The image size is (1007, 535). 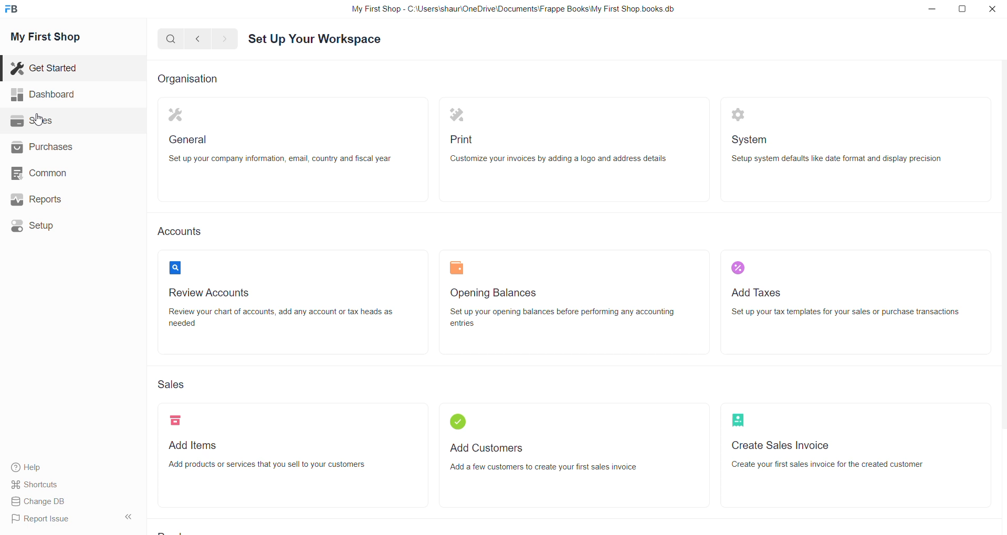 I want to click on Sales, so click(x=171, y=383).